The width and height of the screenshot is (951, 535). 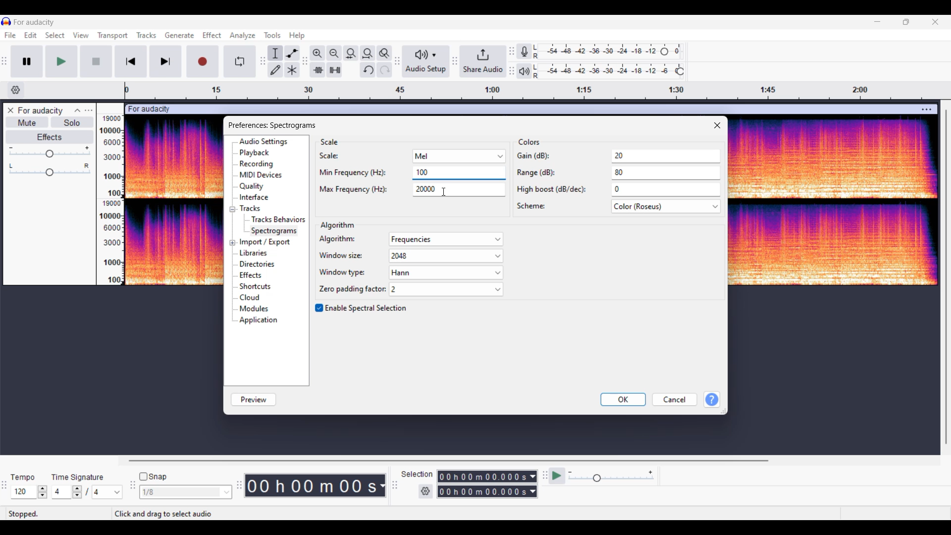 What do you see at coordinates (525, 71) in the screenshot?
I see `Playback meter` at bounding box center [525, 71].